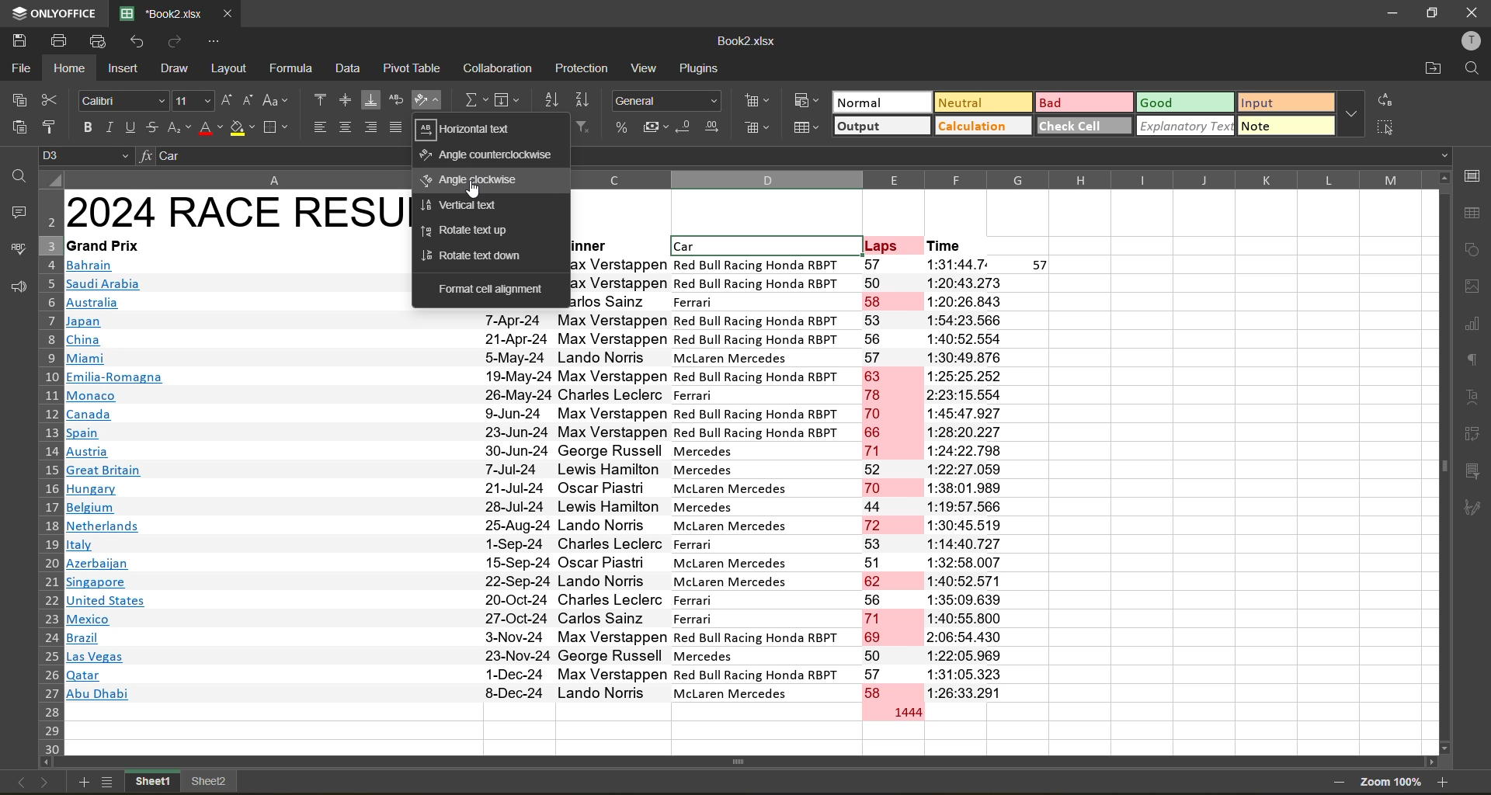 The height and width of the screenshot is (795, 1491). What do you see at coordinates (1184, 102) in the screenshot?
I see `good` at bounding box center [1184, 102].